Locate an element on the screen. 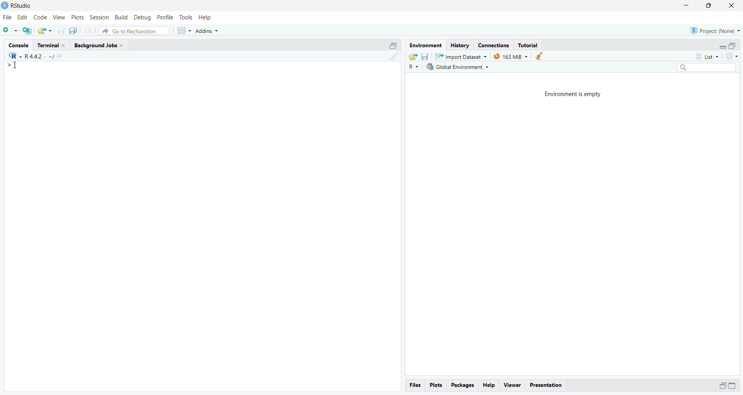 The width and height of the screenshot is (743, 395). close is located at coordinates (64, 45).